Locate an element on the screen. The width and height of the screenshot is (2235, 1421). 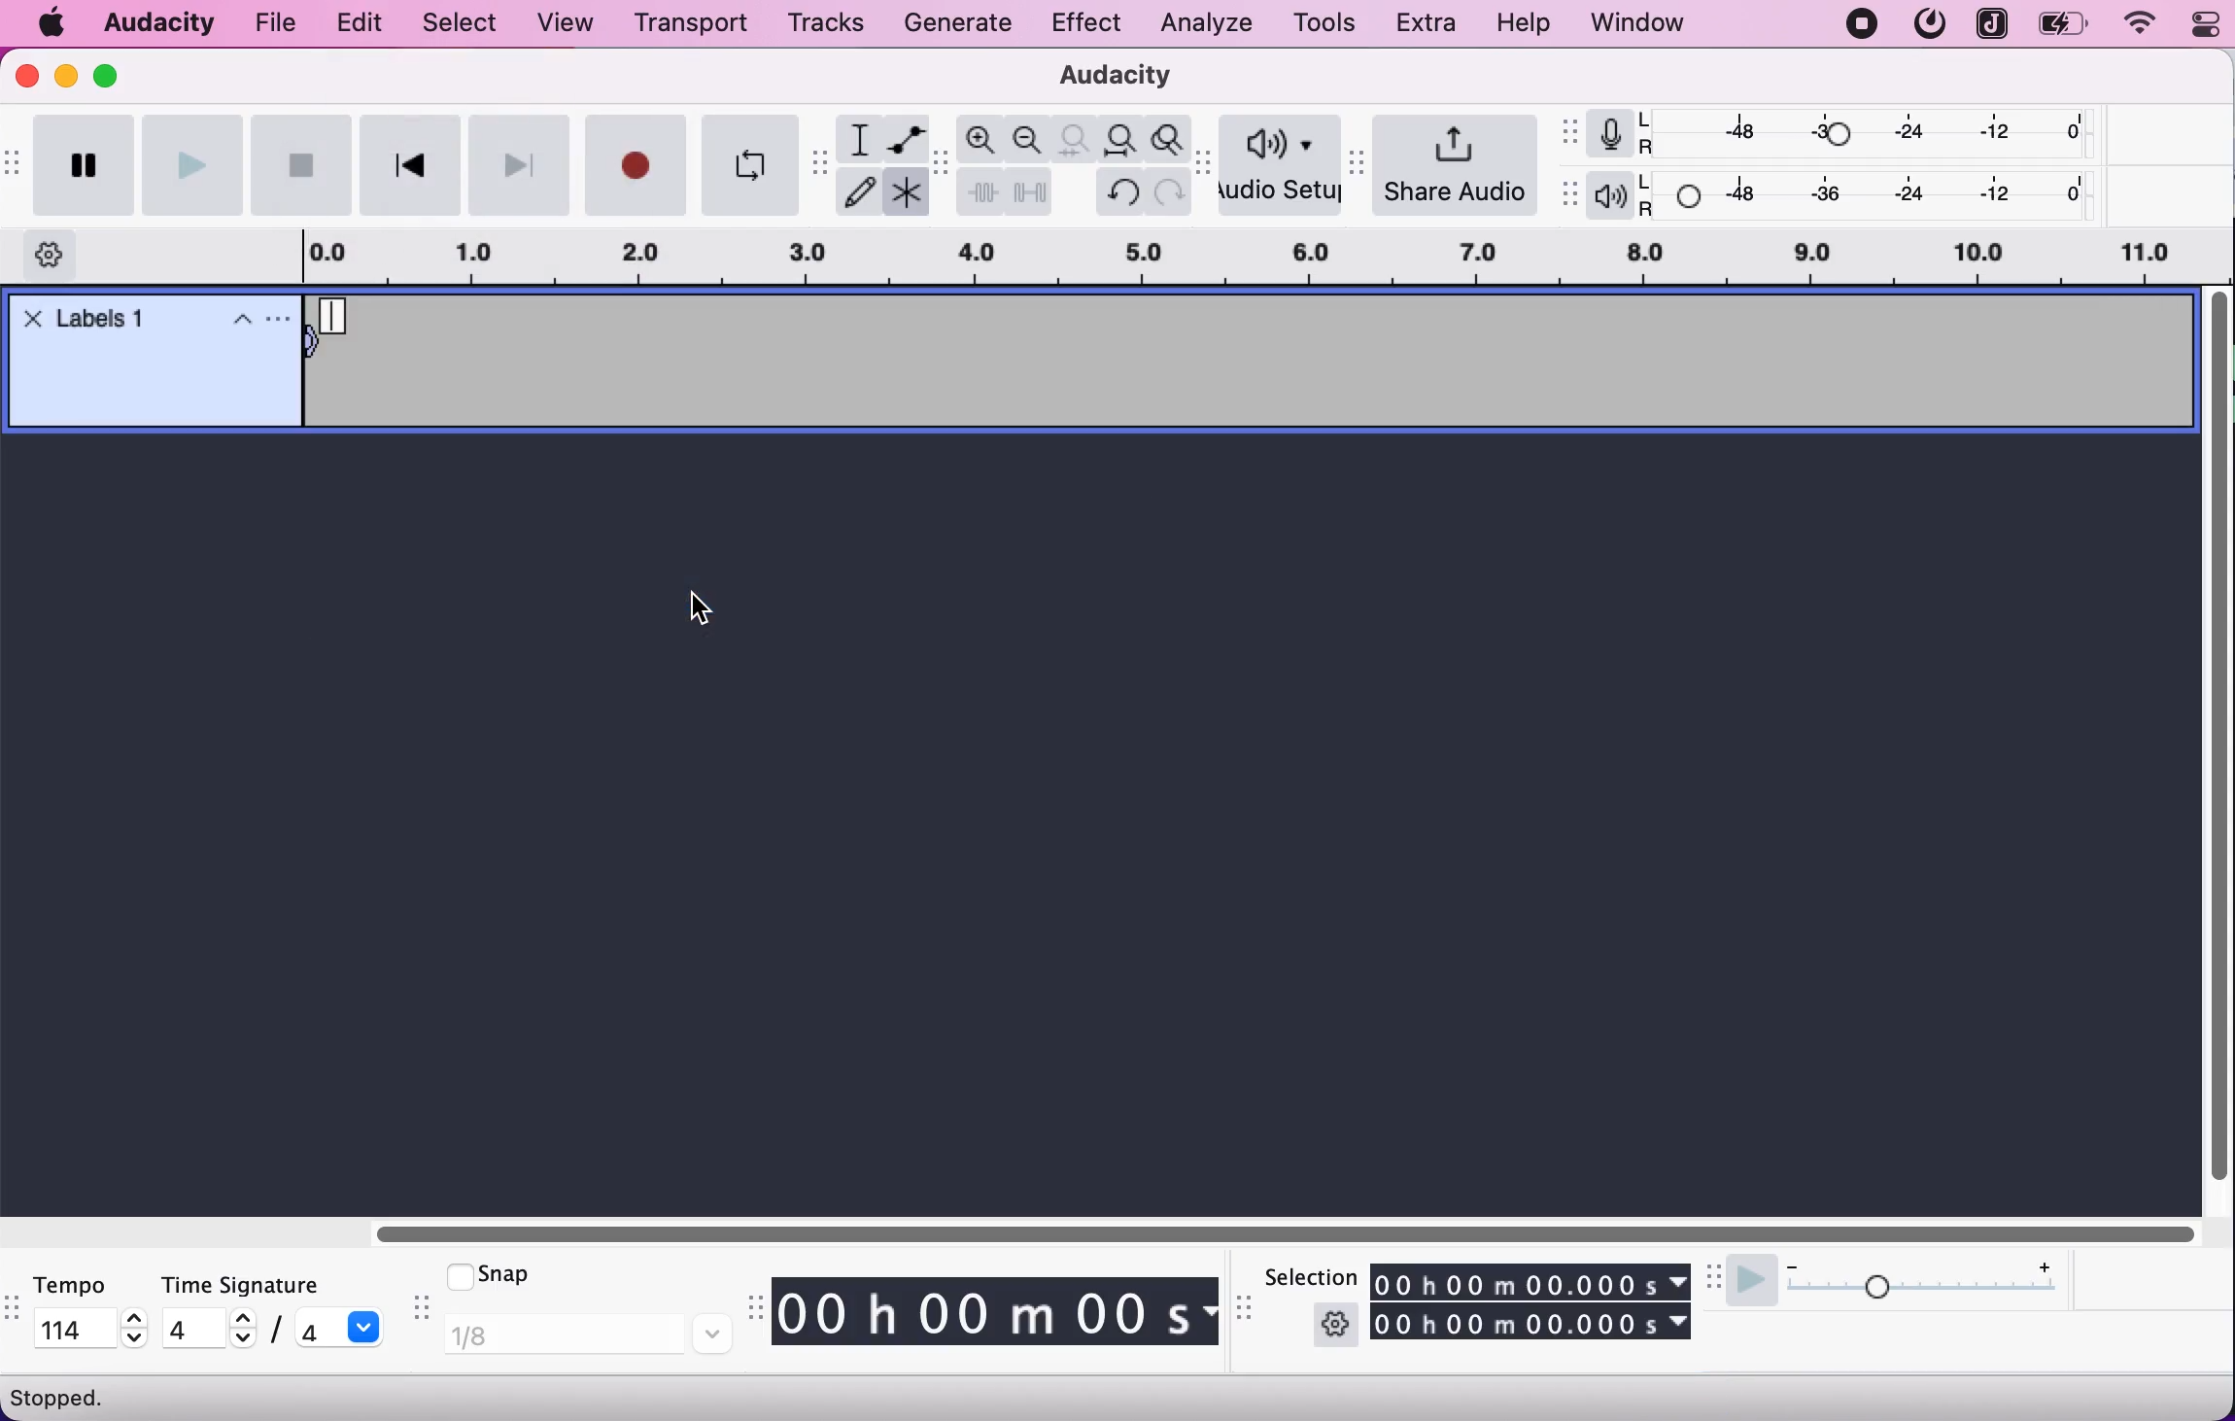
114 is located at coordinates (73, 1328).